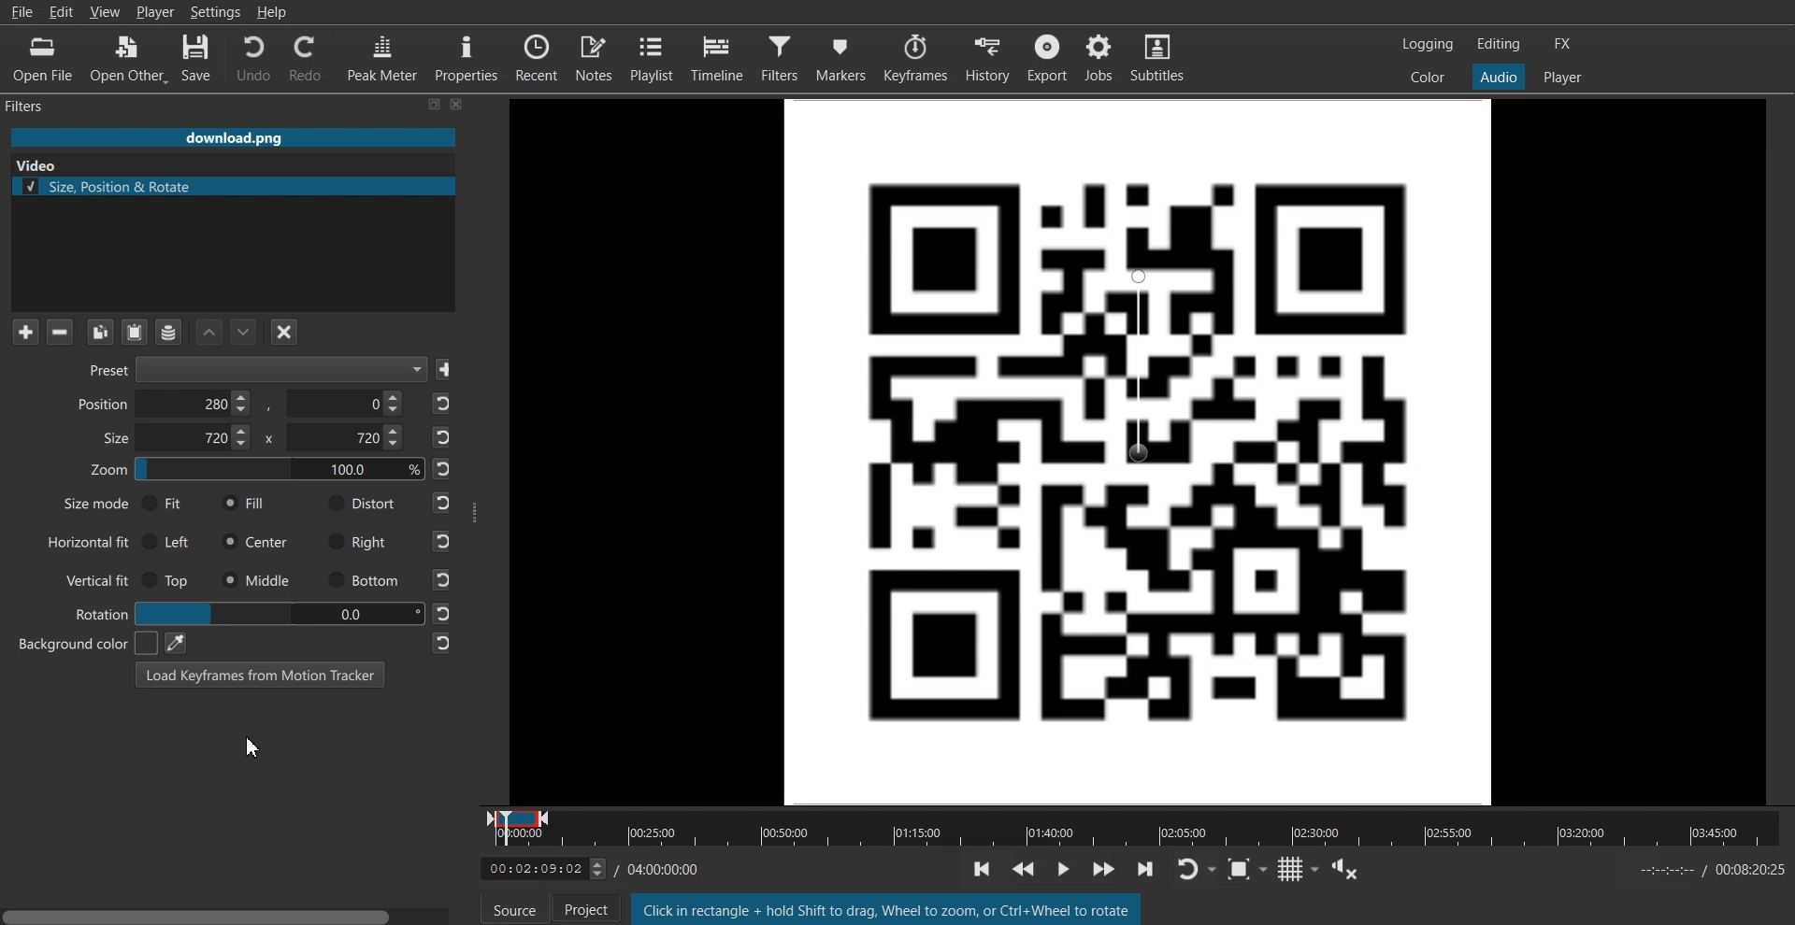  I want to click on Move filter up, so click(209, 332).